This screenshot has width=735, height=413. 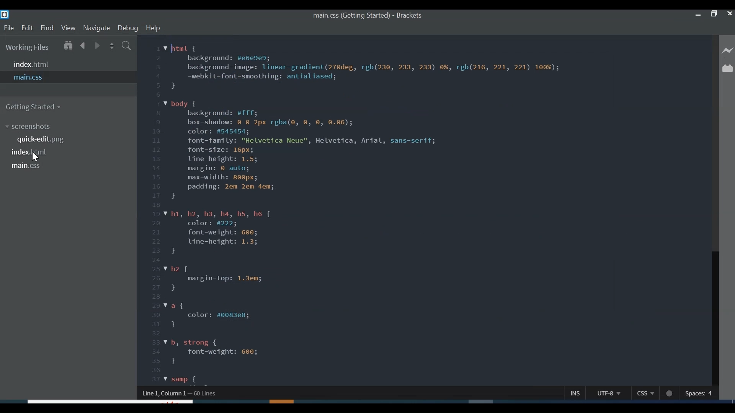 What do you see at coordinates (29, 166) in the screenshot?
I see `main.css file` at bounding box center [29, 166].